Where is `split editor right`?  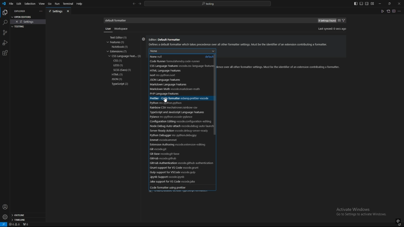
split editor right is located at coordinates (394, 11).